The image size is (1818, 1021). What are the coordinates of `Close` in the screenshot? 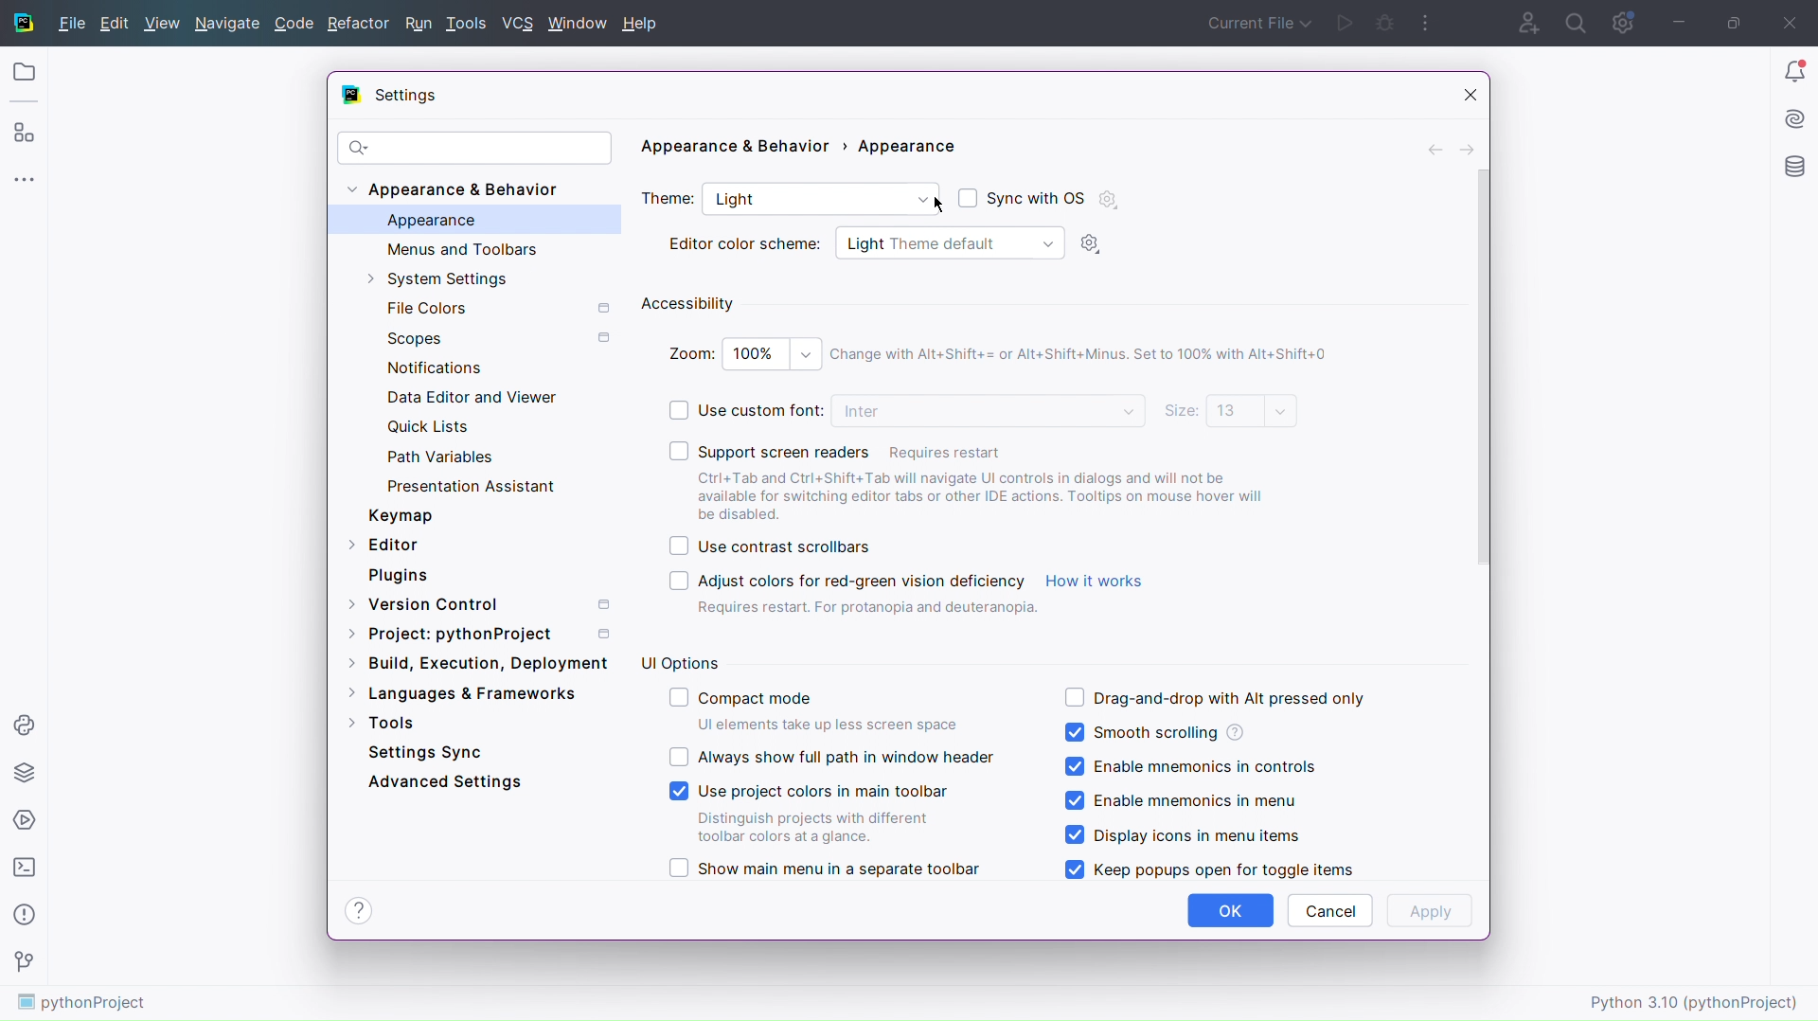 It's located at (1461, 94).